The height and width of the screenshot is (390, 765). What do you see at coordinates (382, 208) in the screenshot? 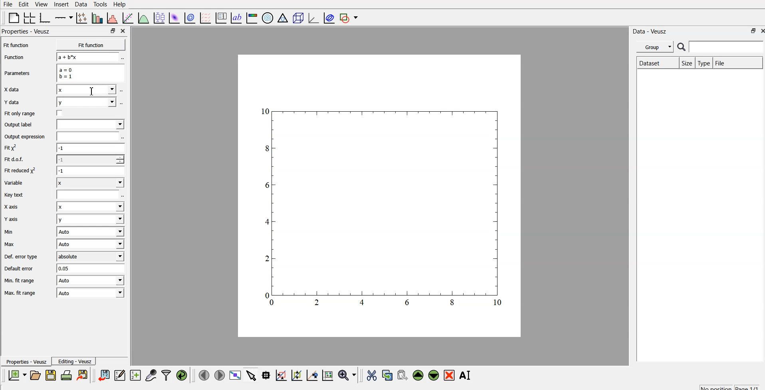
I see `graph` at bounding box center [382, 208].